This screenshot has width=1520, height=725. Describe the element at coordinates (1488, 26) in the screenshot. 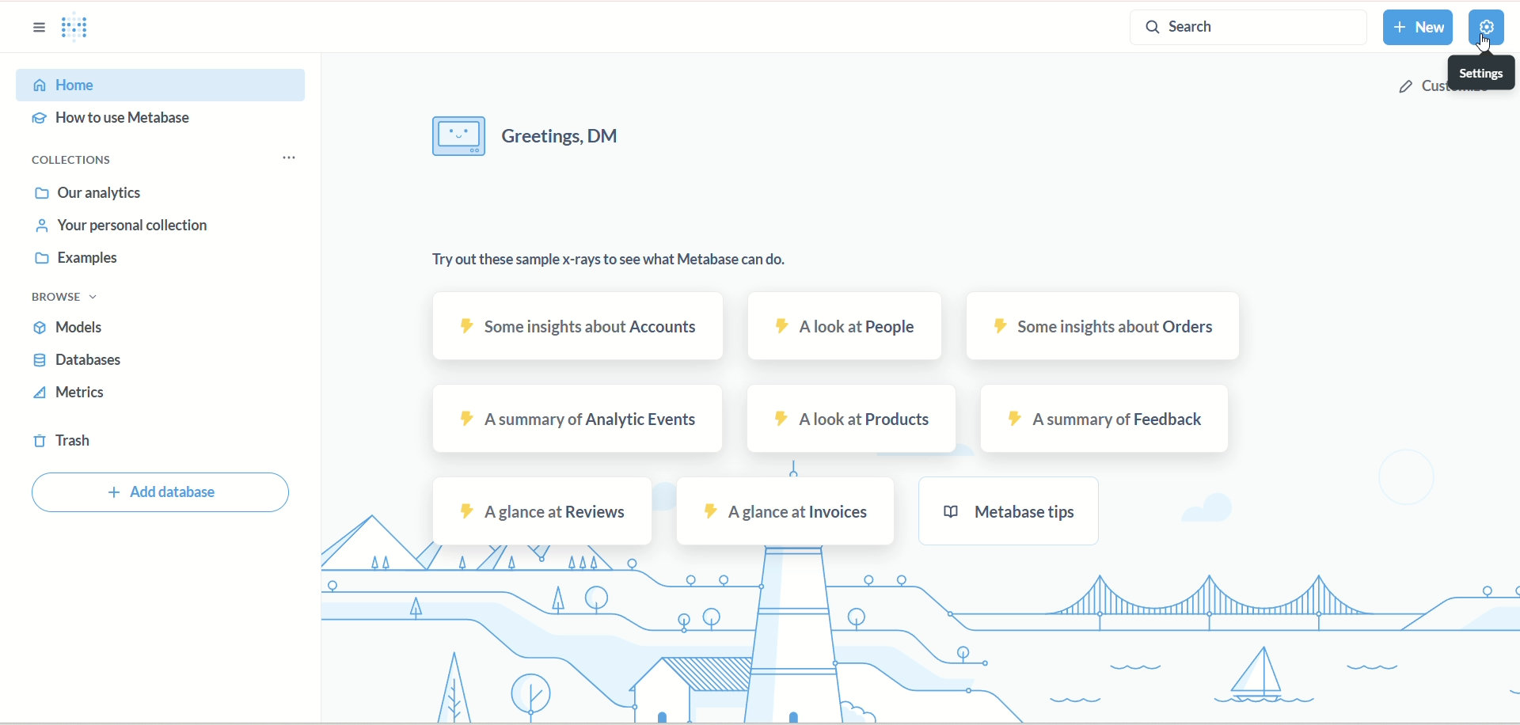

I see `settings` at that location.